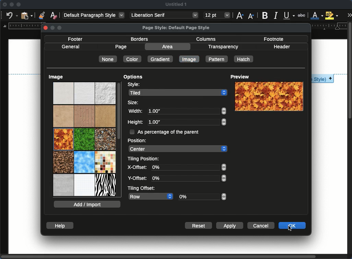 This screenshot has width=352, height=259. I want to click on image, so click(57, 77).